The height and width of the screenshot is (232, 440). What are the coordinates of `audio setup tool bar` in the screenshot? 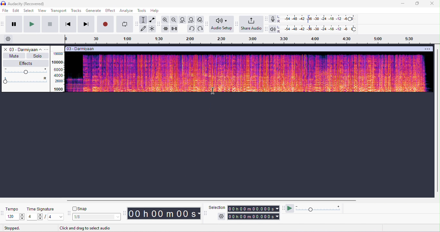 It's located at (206, 24).